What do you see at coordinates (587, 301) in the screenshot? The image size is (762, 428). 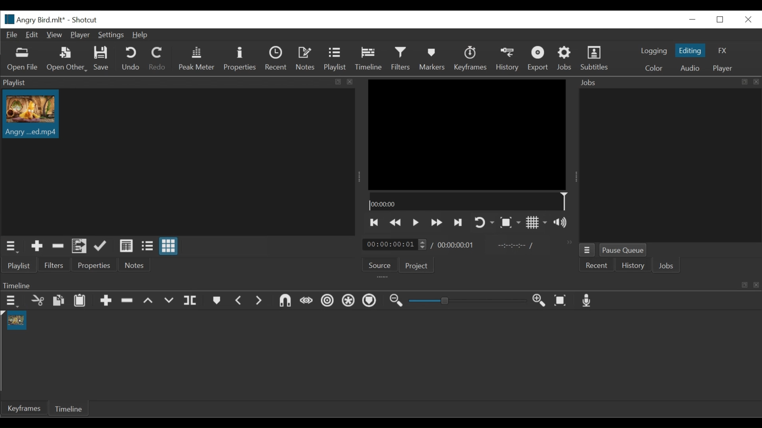 I see `Record audio` at bounding box center [587, 301].